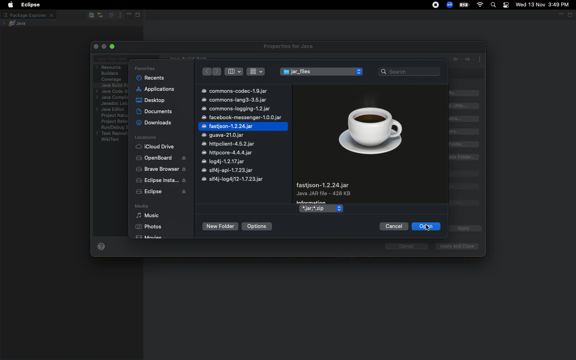 The image size is (576, 360). I want to click on Internet, so click(480, 5).